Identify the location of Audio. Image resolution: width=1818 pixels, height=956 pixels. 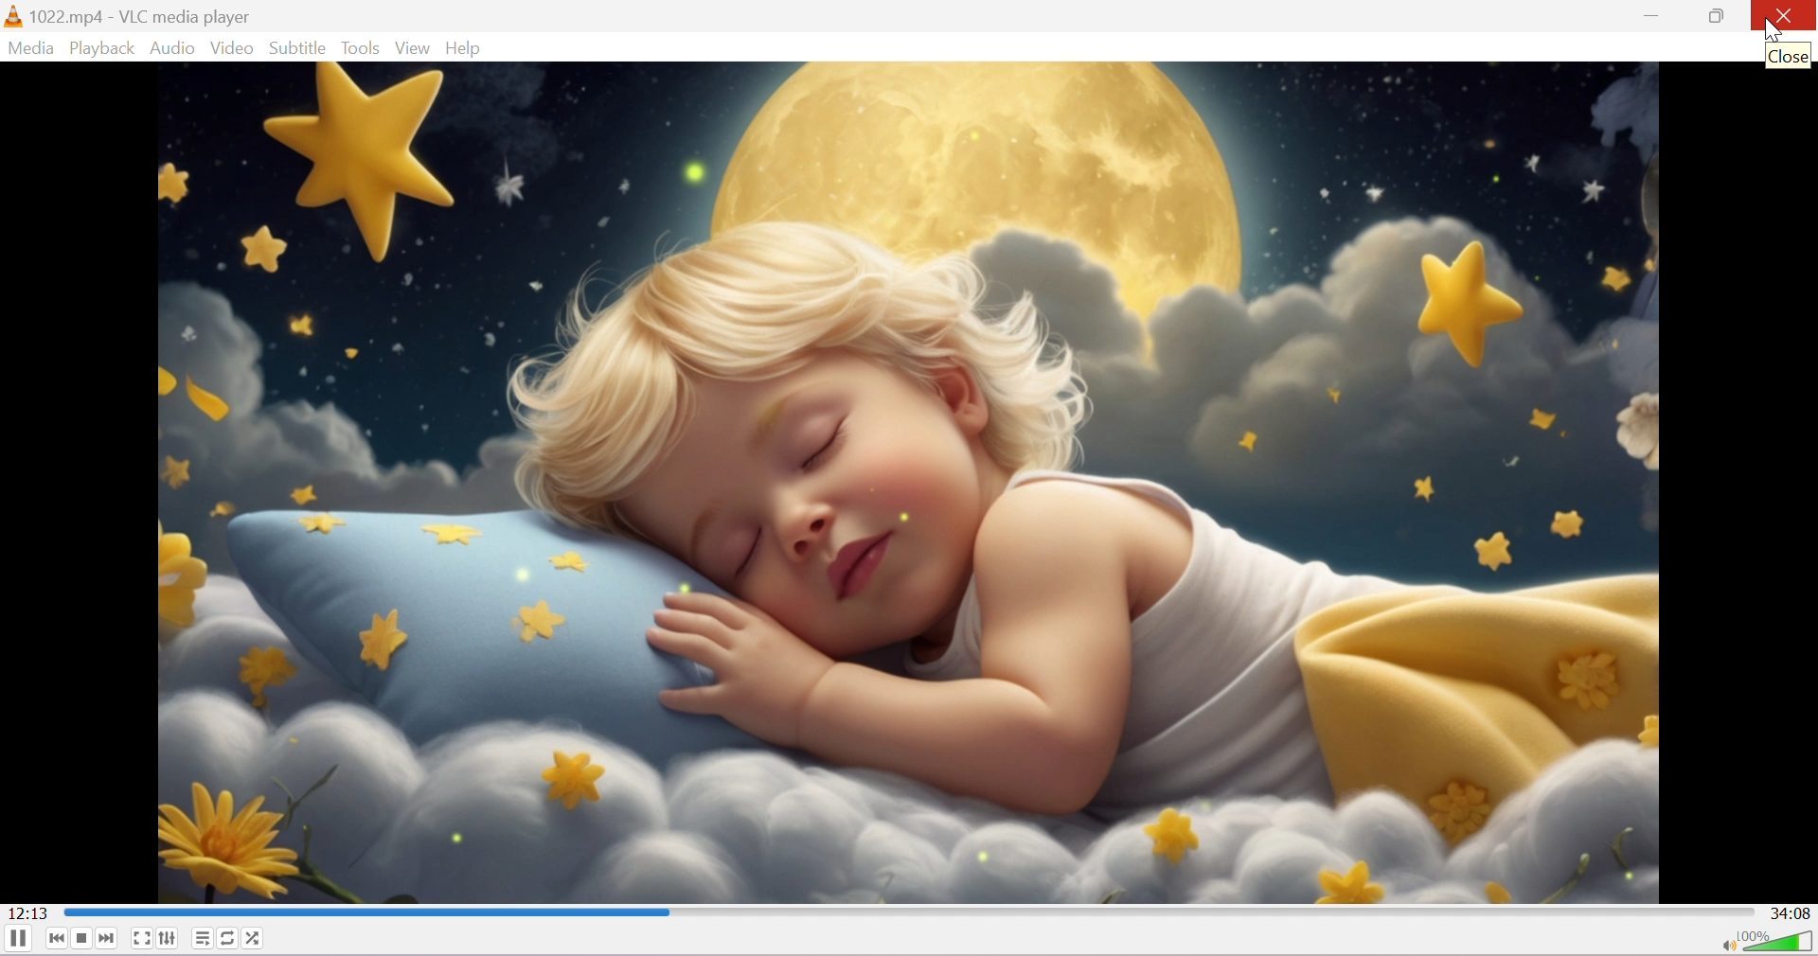
(175, 49).